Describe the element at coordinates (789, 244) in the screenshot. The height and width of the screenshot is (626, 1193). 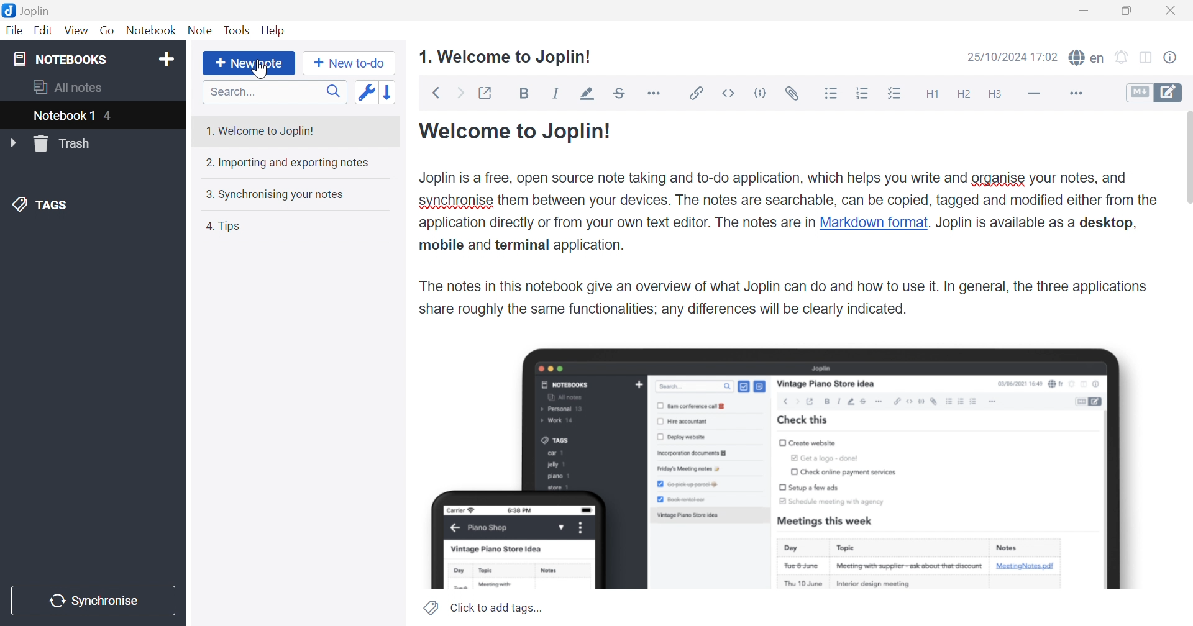
I see `About Joplin` at that location.